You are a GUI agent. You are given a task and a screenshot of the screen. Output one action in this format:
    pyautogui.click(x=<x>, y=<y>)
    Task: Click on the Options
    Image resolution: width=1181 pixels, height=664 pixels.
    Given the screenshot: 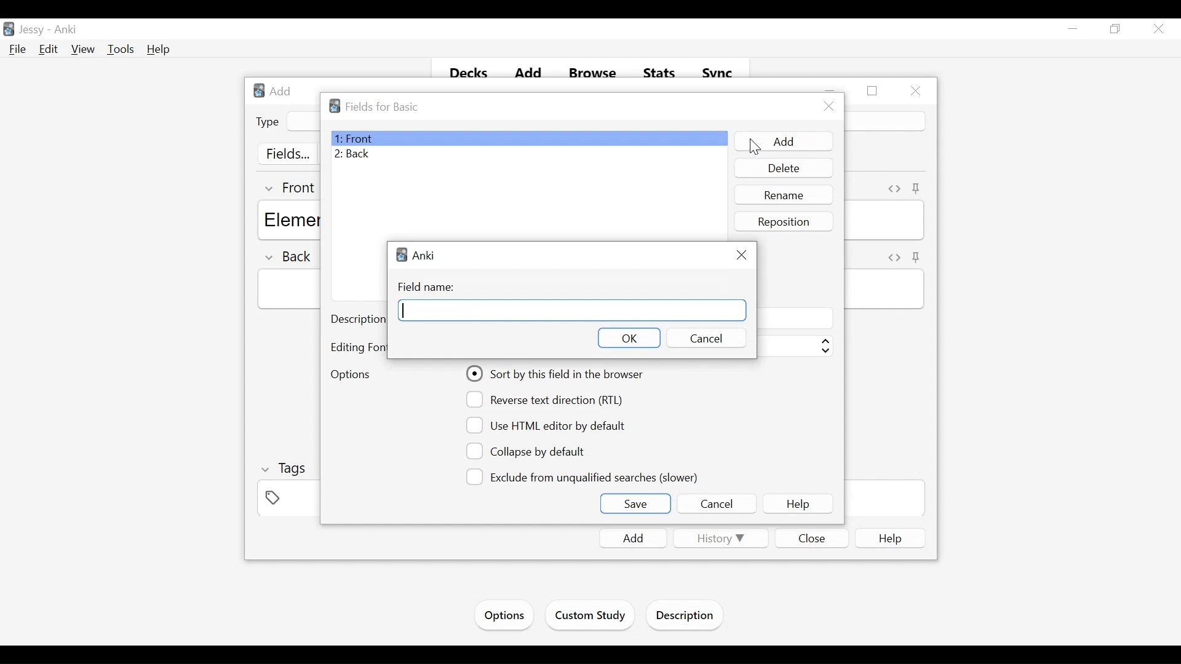 What is the action you would take?
    pyautogui.click(x=503, y=615)
    